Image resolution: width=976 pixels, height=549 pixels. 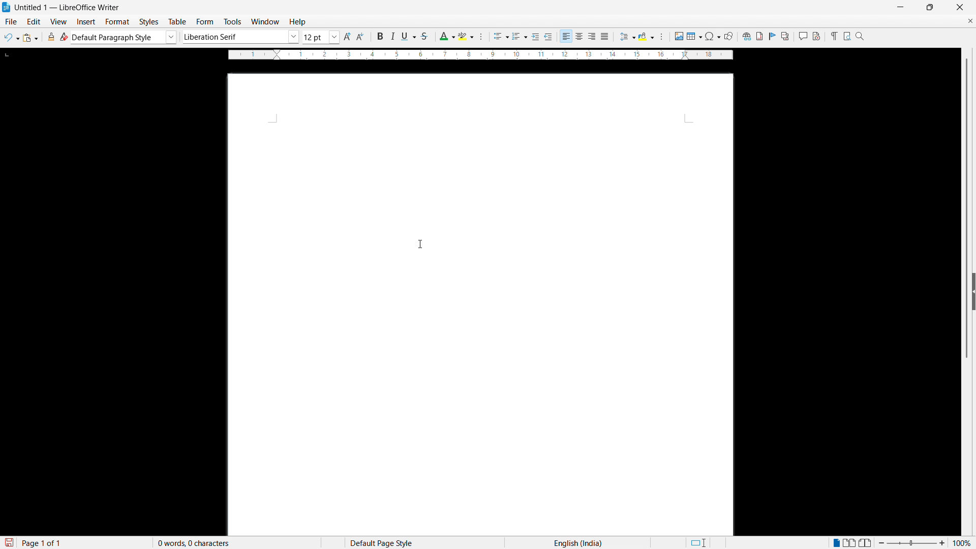 I want to click on Zoom slider , so click(x=912, y=542).